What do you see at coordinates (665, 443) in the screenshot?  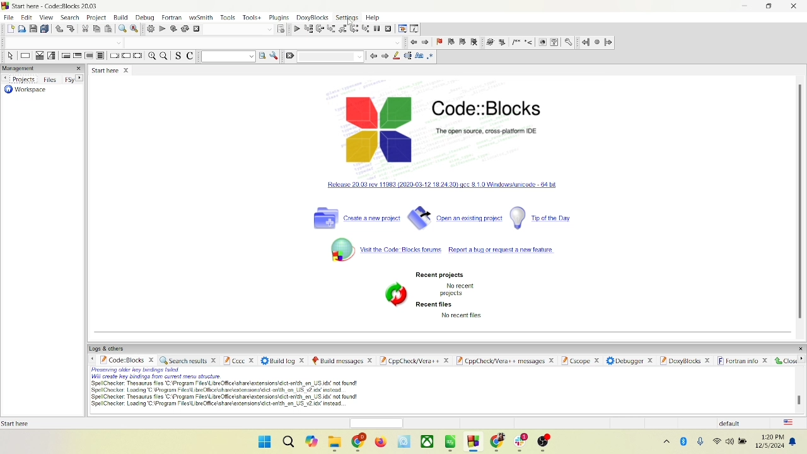 I see `hidden icons` at bounding box center [665, 443].